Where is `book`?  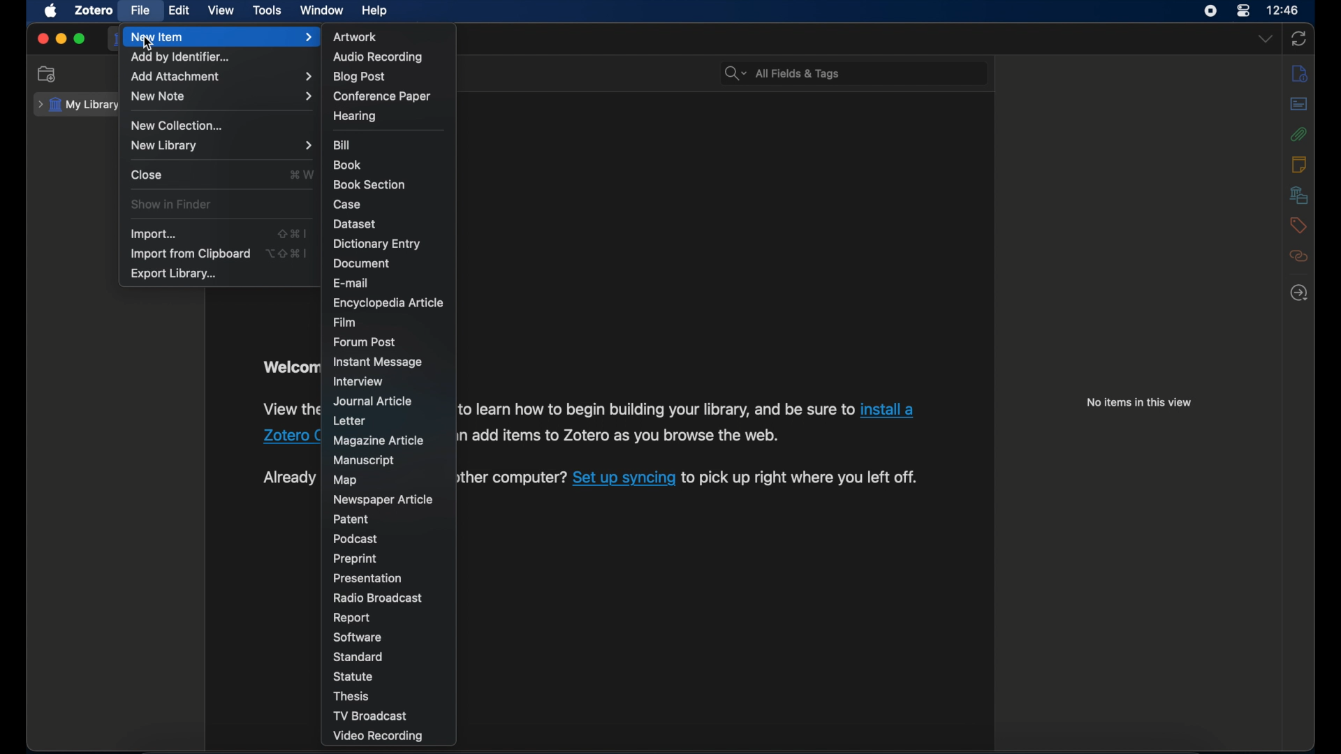 book is located at coordinates (348, 165).